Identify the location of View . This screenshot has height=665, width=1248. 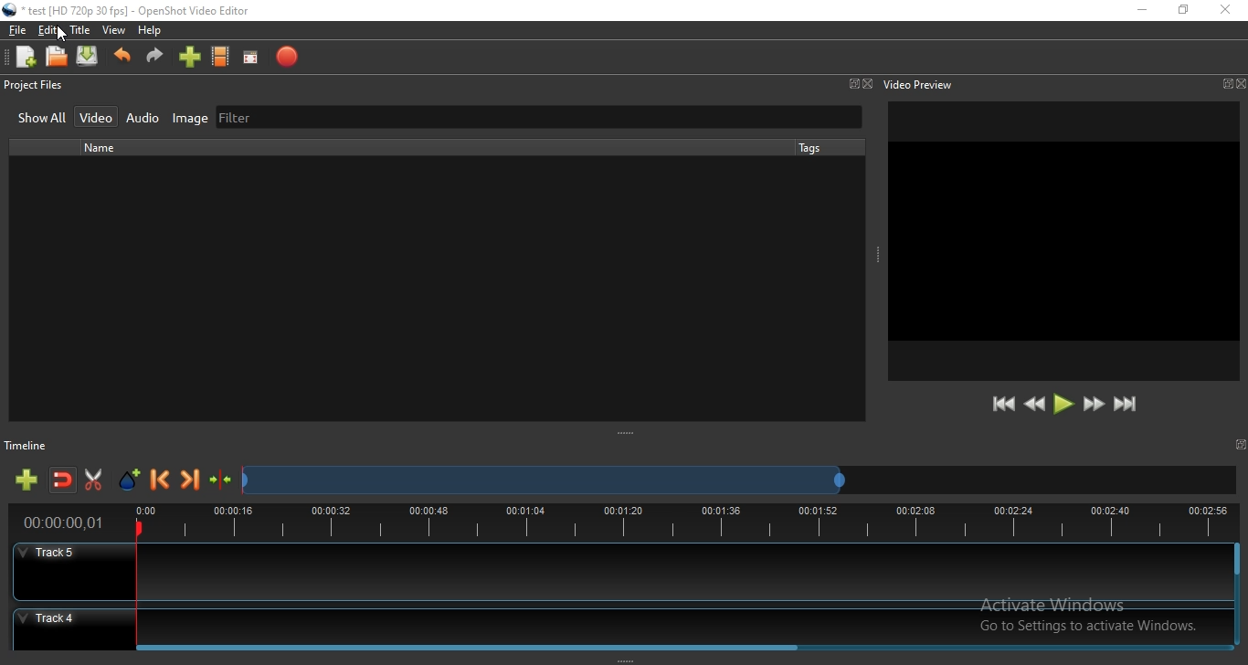
(114, 31).